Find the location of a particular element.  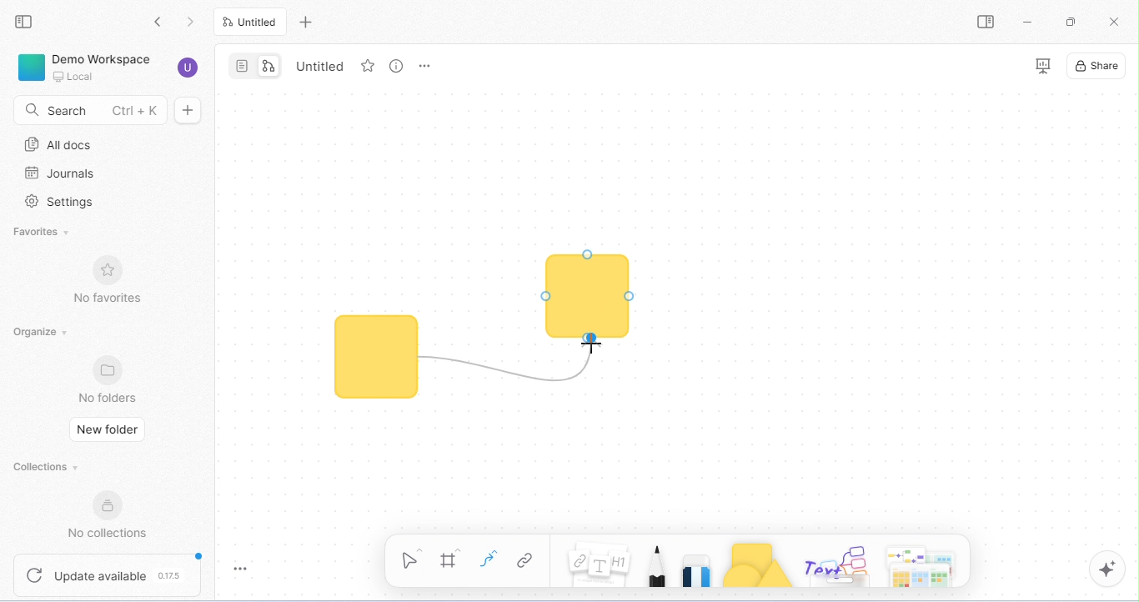

rename and more is located at coordinates (424, 65).